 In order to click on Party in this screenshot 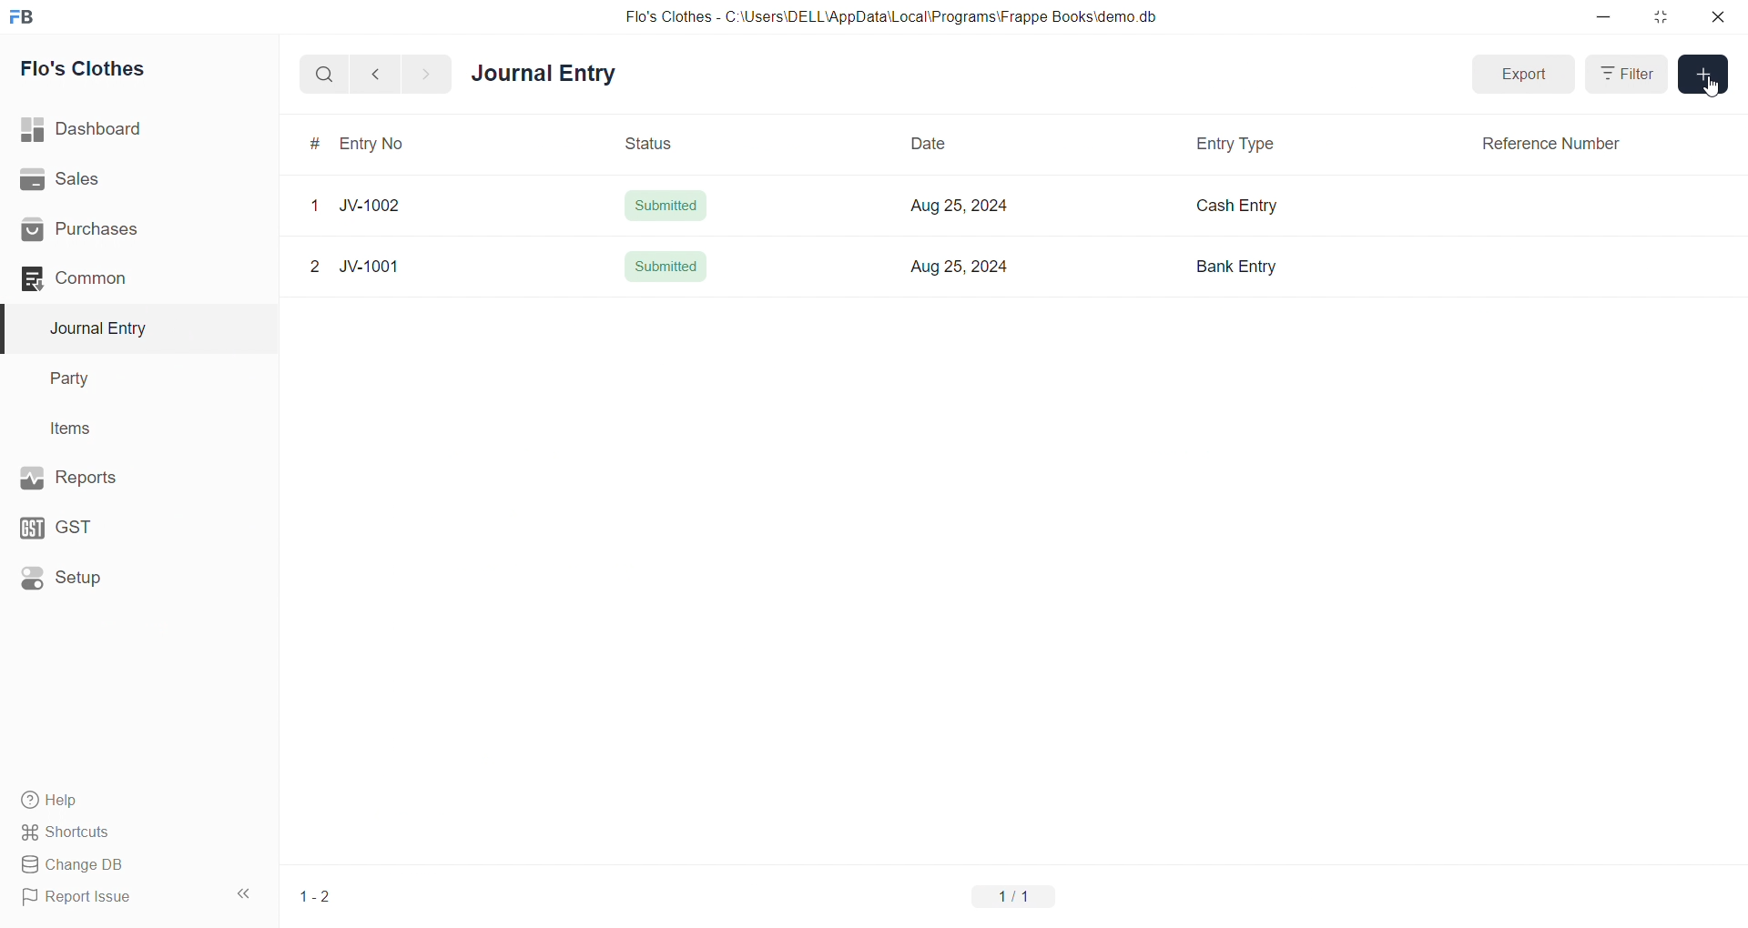, I will do `click(127, 379)`.